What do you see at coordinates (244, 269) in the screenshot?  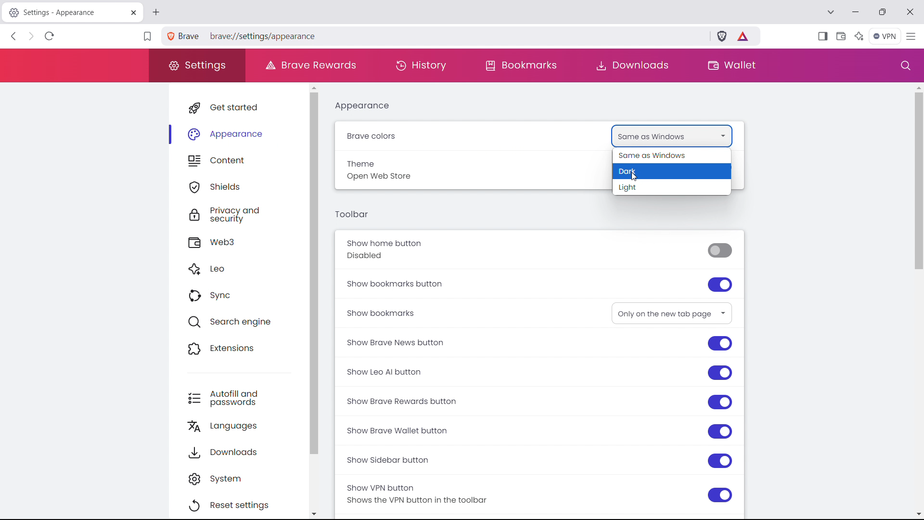 I see `leo` at bounding box center [244, 269].